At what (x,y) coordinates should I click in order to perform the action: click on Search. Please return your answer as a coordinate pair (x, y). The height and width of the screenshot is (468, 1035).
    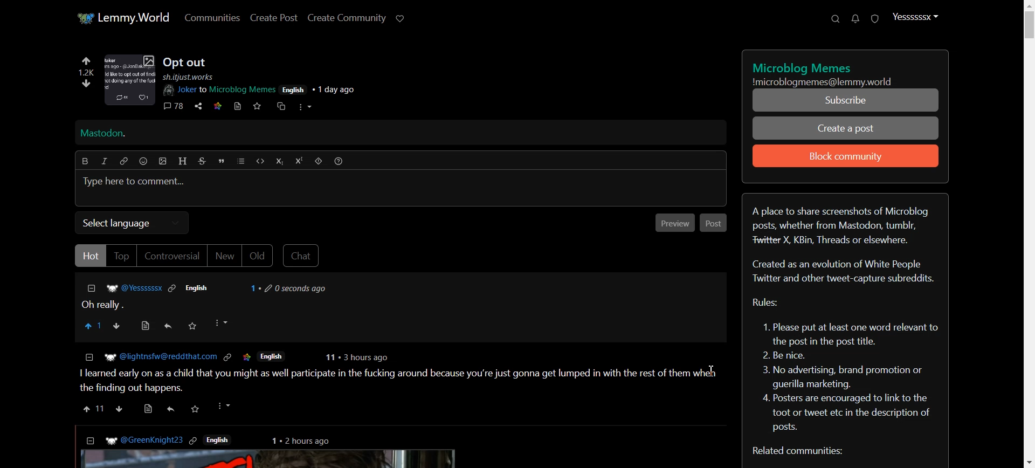
    Looking at the image, I should click on (836, 18).